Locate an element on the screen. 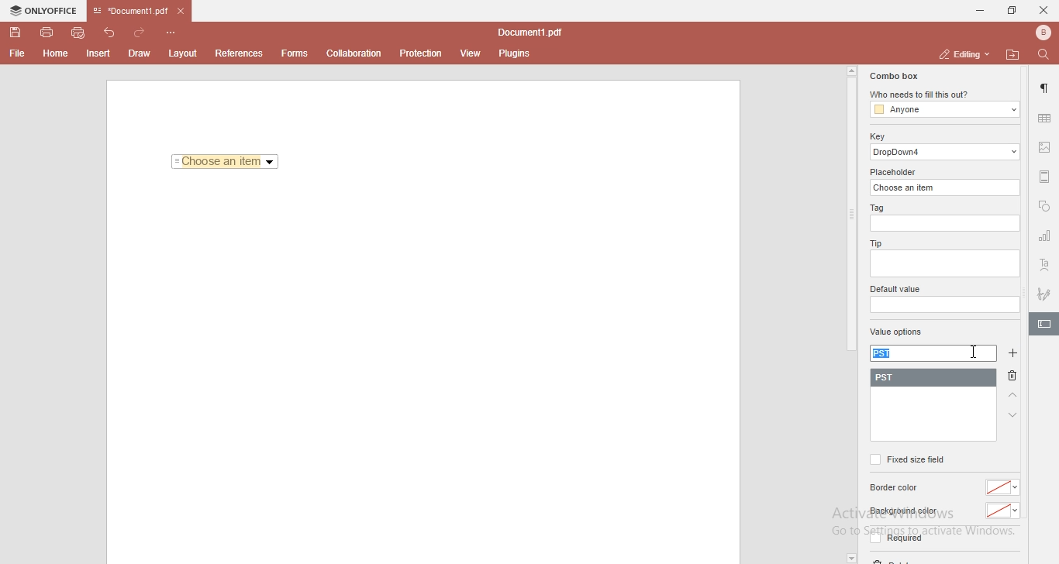  file name is located at coordinates (533, 33).